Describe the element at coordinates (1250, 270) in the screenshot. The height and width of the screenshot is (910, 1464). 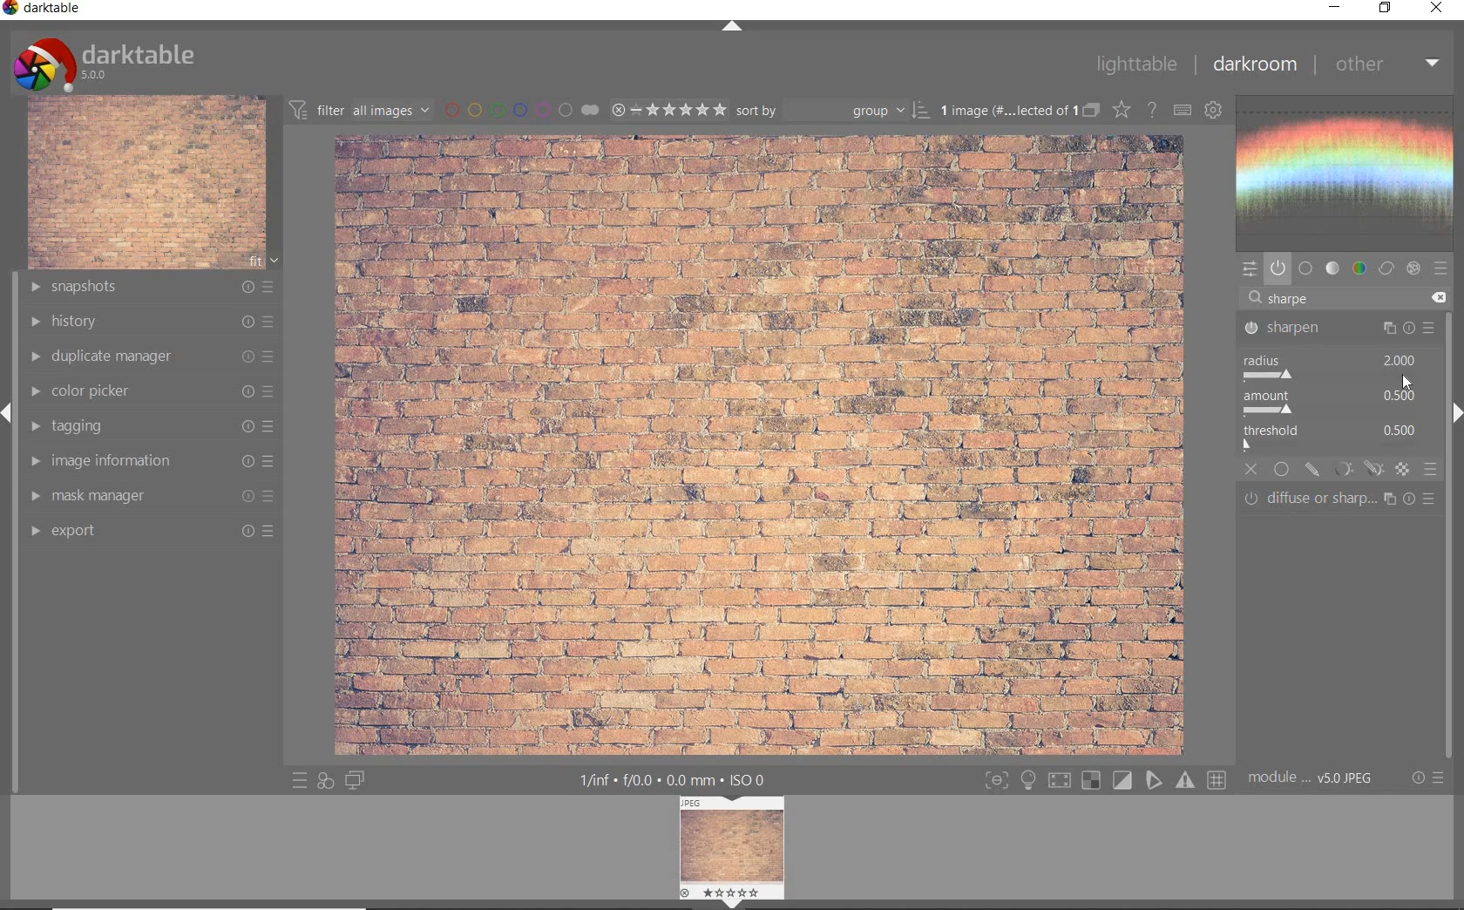
I see `quick access panel` at that location.